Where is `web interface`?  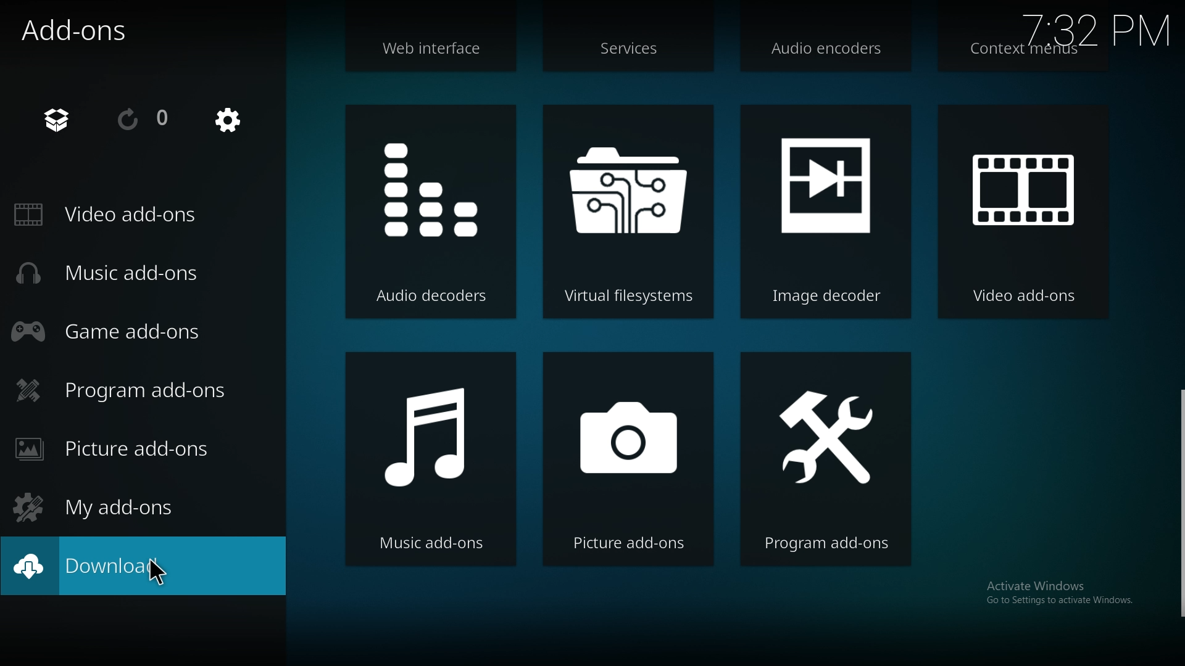
web interface is located at coordinates (435, 53).